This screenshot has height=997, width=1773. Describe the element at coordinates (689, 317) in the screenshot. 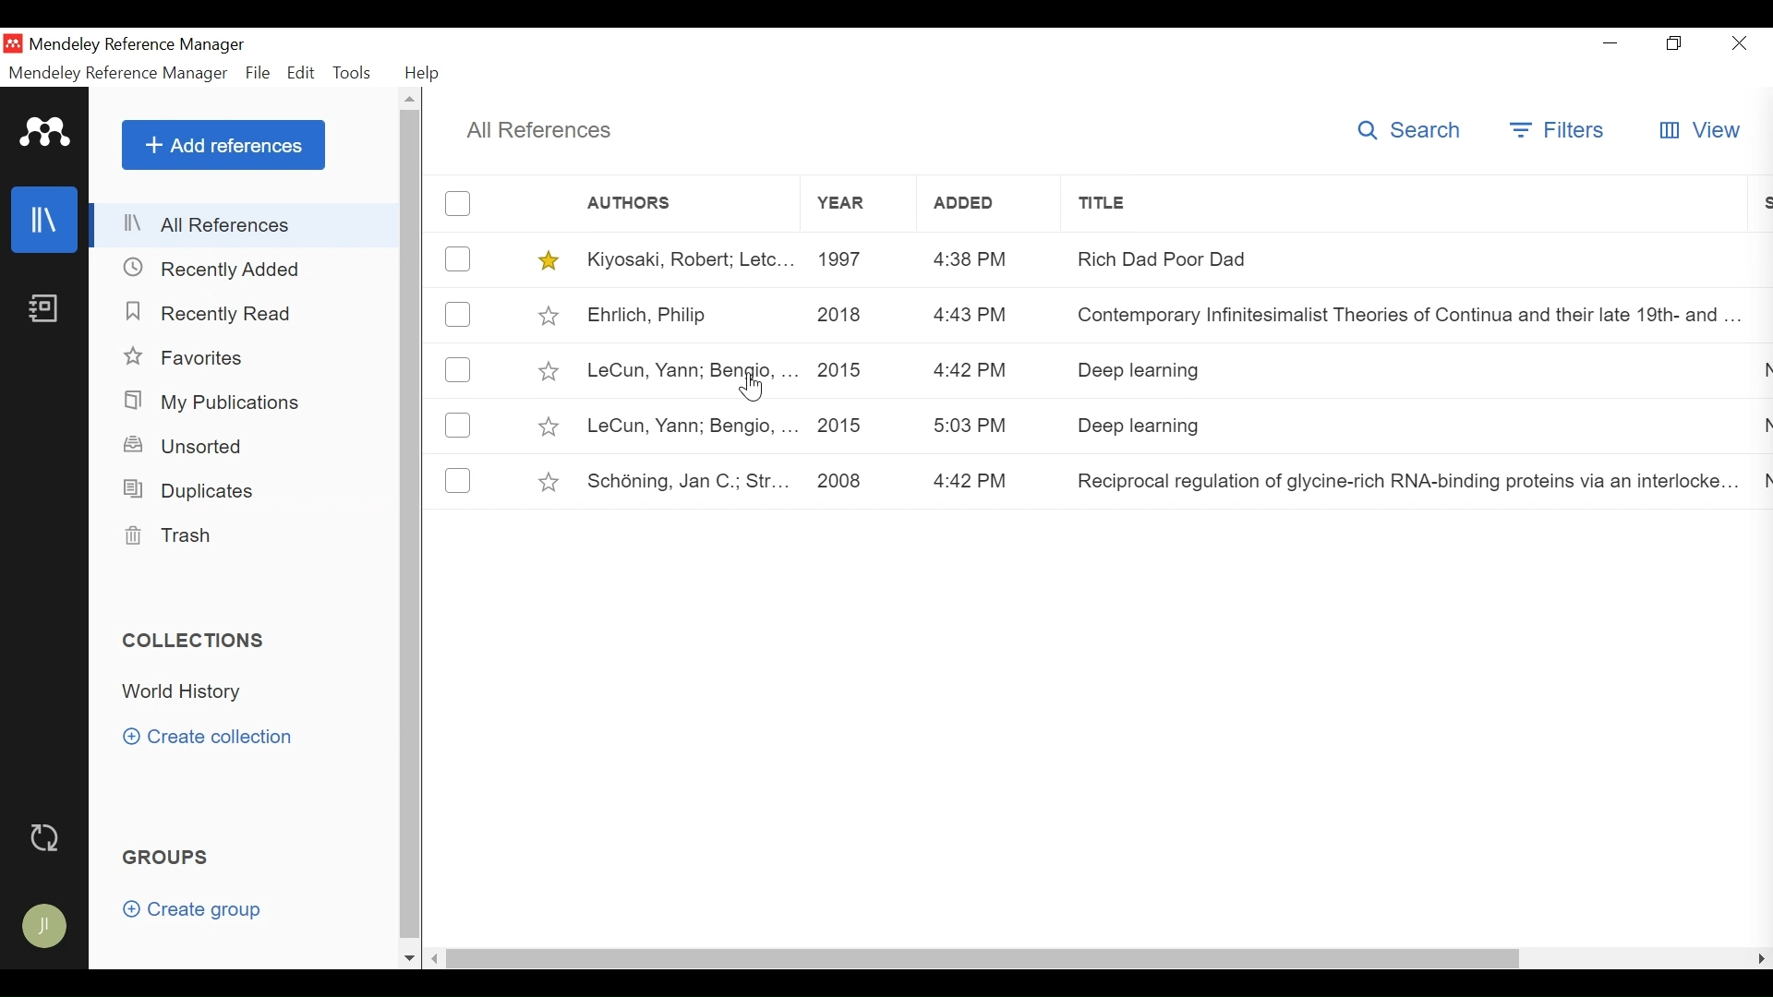

I see `Ehrlich, Philip` at that location.